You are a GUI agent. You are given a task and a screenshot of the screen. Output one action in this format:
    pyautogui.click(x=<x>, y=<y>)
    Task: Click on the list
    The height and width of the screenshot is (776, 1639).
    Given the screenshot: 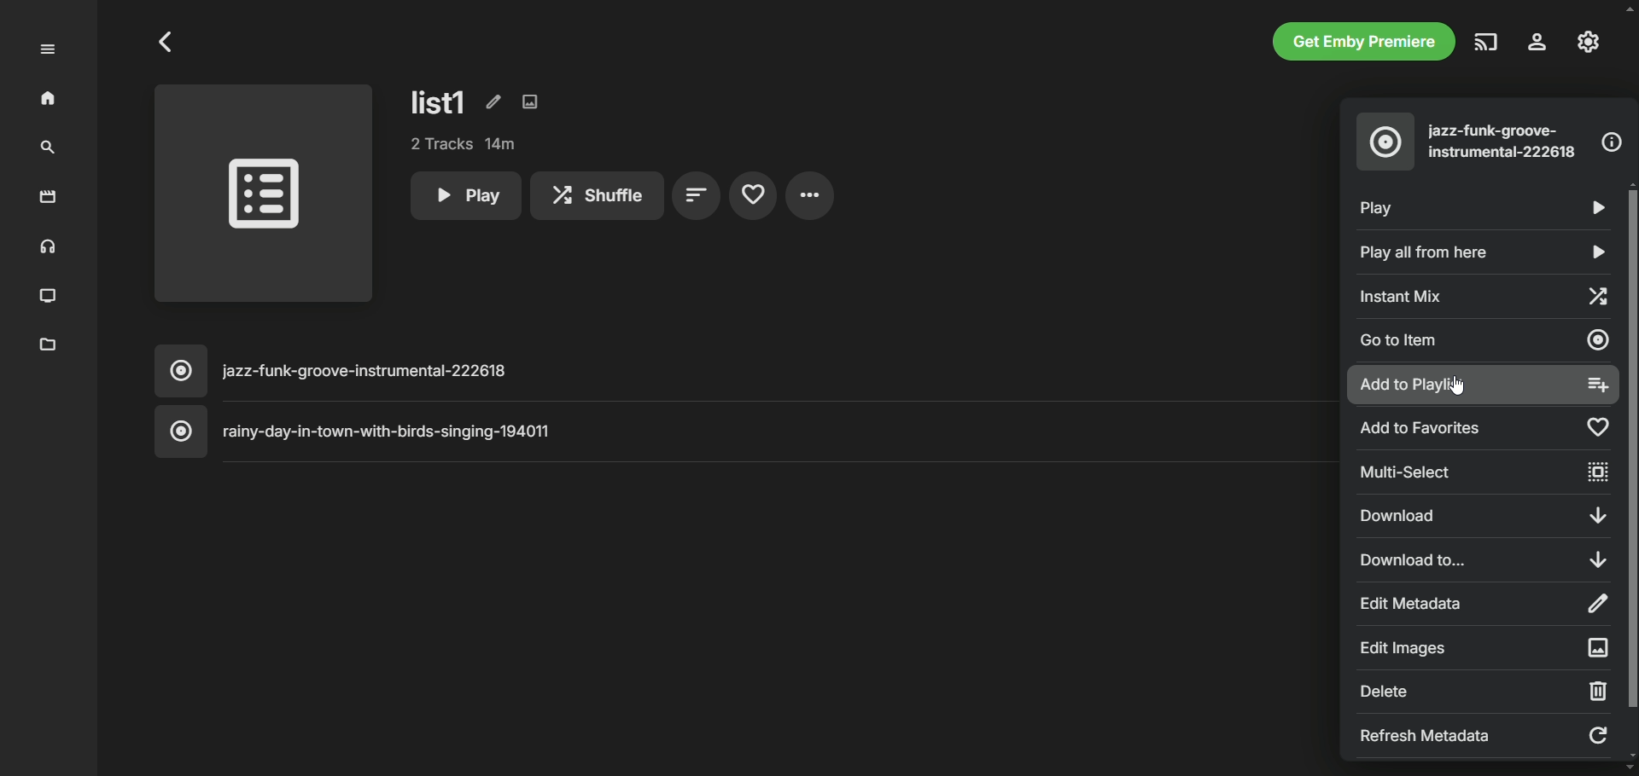 What is the action you would take?
    pyautogui.click(x=440, y=101)
    